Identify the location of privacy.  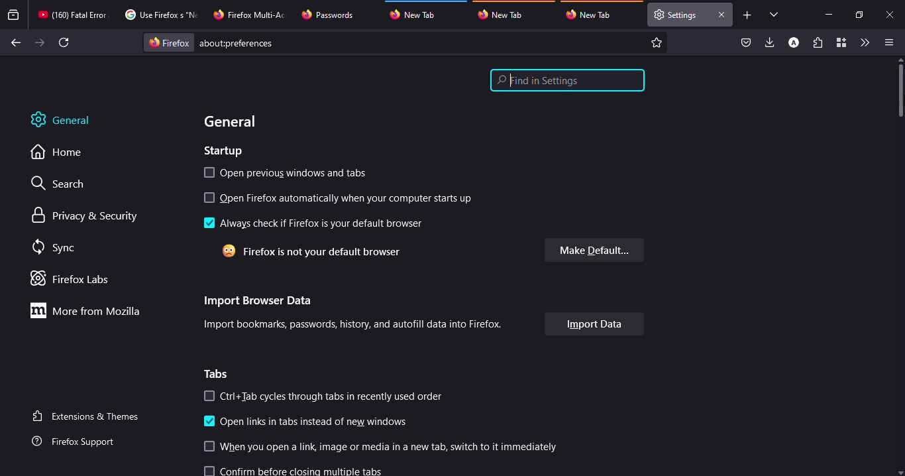
(87, 216).